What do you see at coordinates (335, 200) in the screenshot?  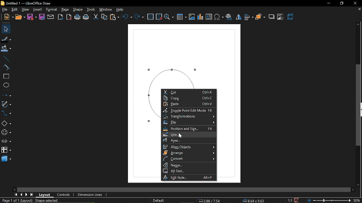 I see `zoom change` at bounding box center [335, 200].